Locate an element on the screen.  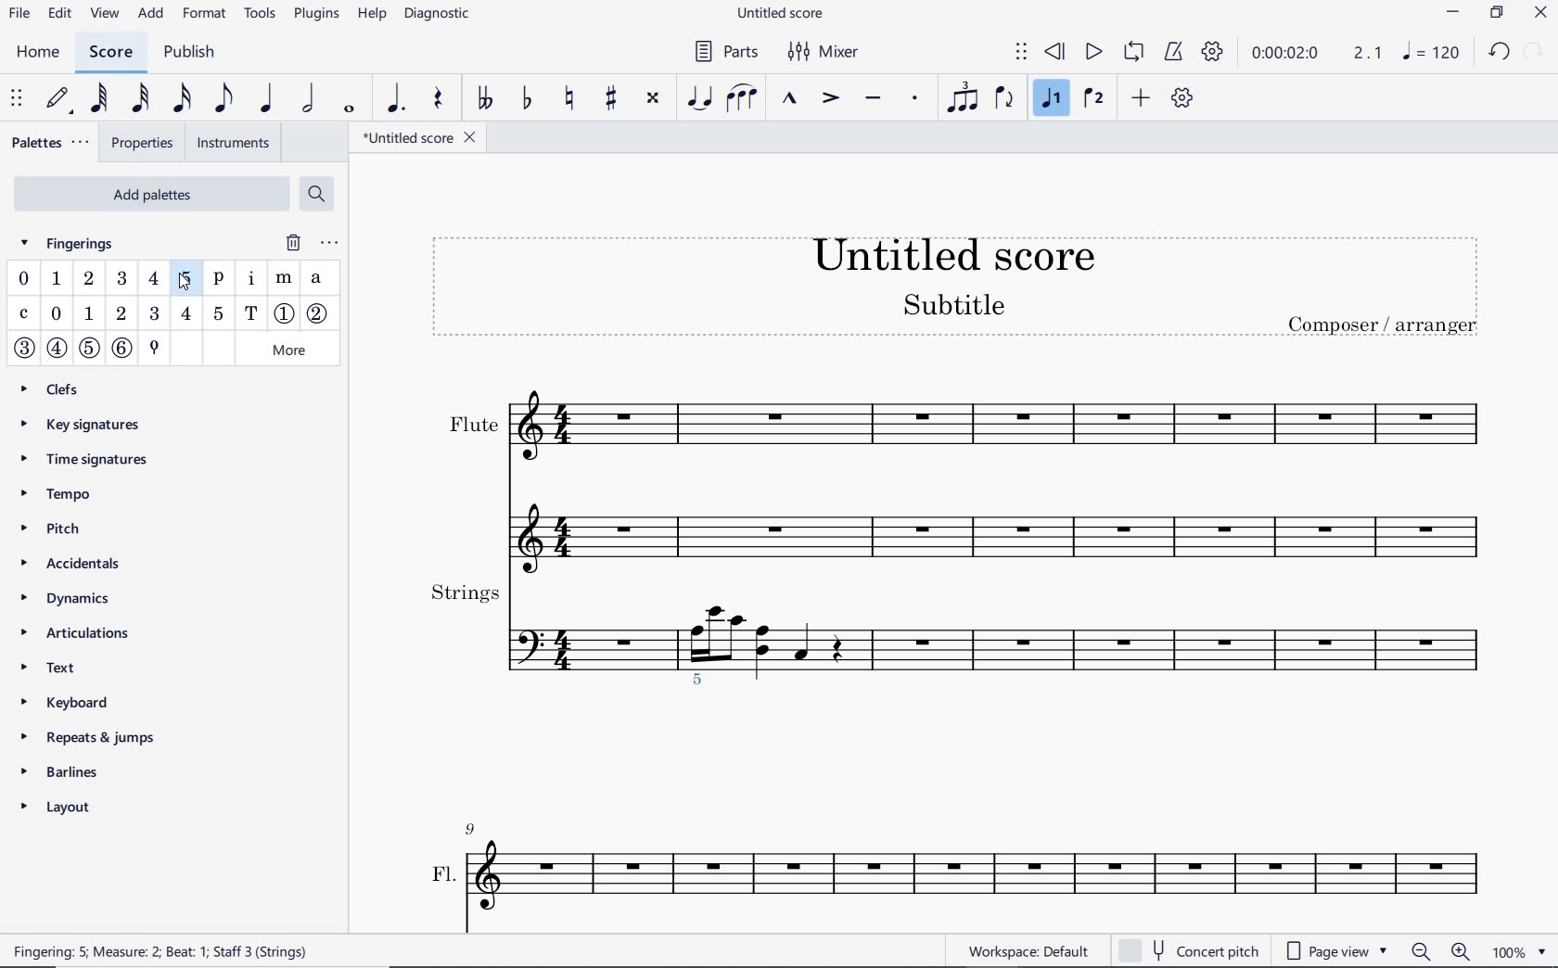
Play time is located at coordinates (1316, 53).